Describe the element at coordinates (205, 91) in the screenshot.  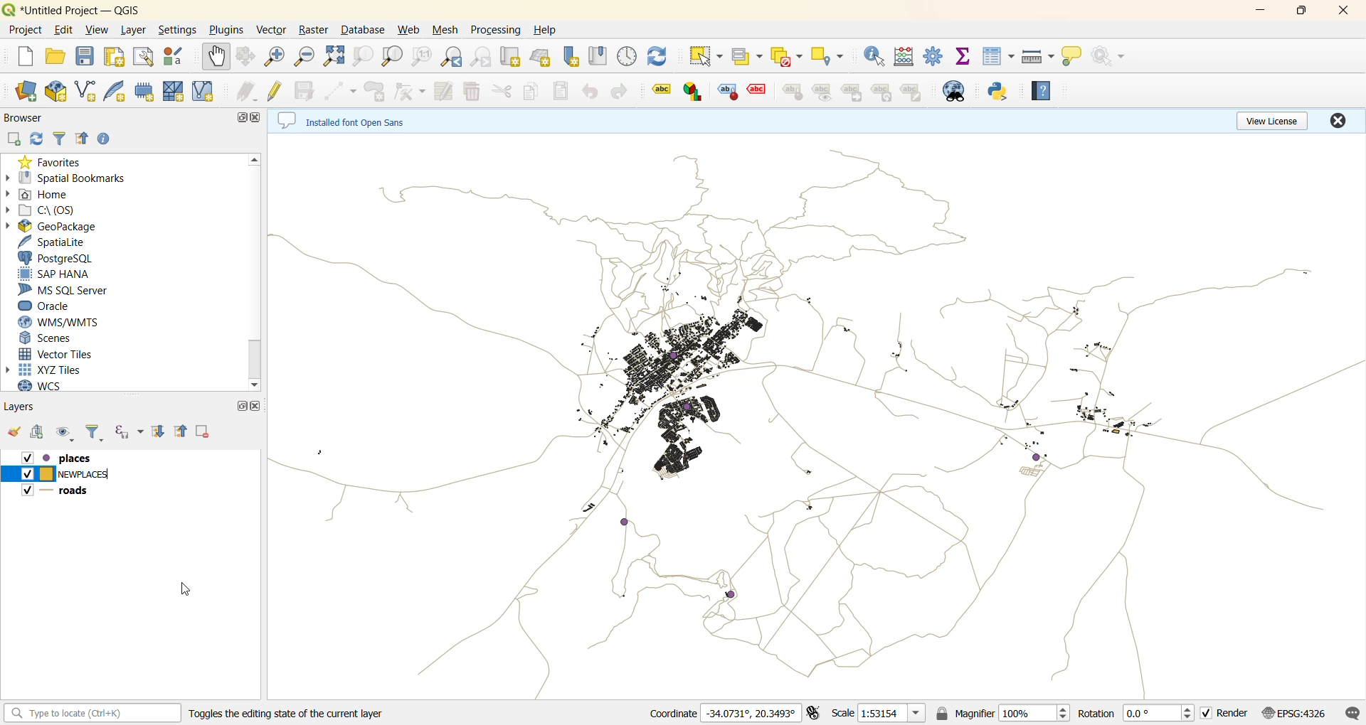
I see `new virtual layer` at that location.